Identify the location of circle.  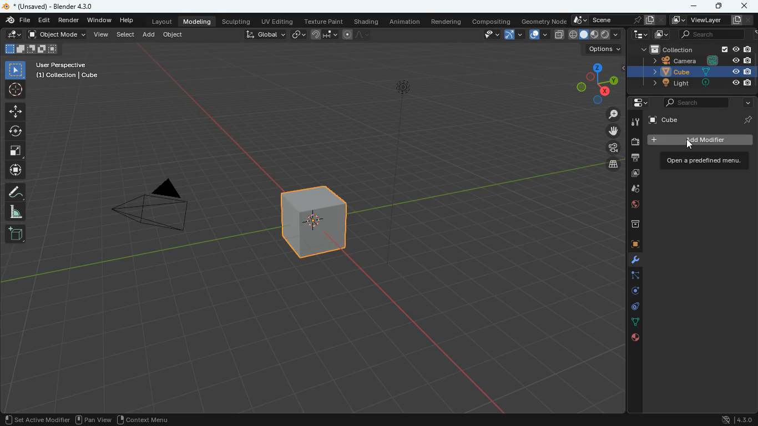
(16, 131).